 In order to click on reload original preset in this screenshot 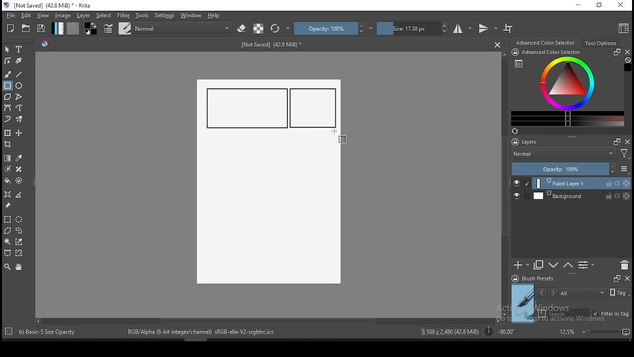, I will do `click(280, 28)`.